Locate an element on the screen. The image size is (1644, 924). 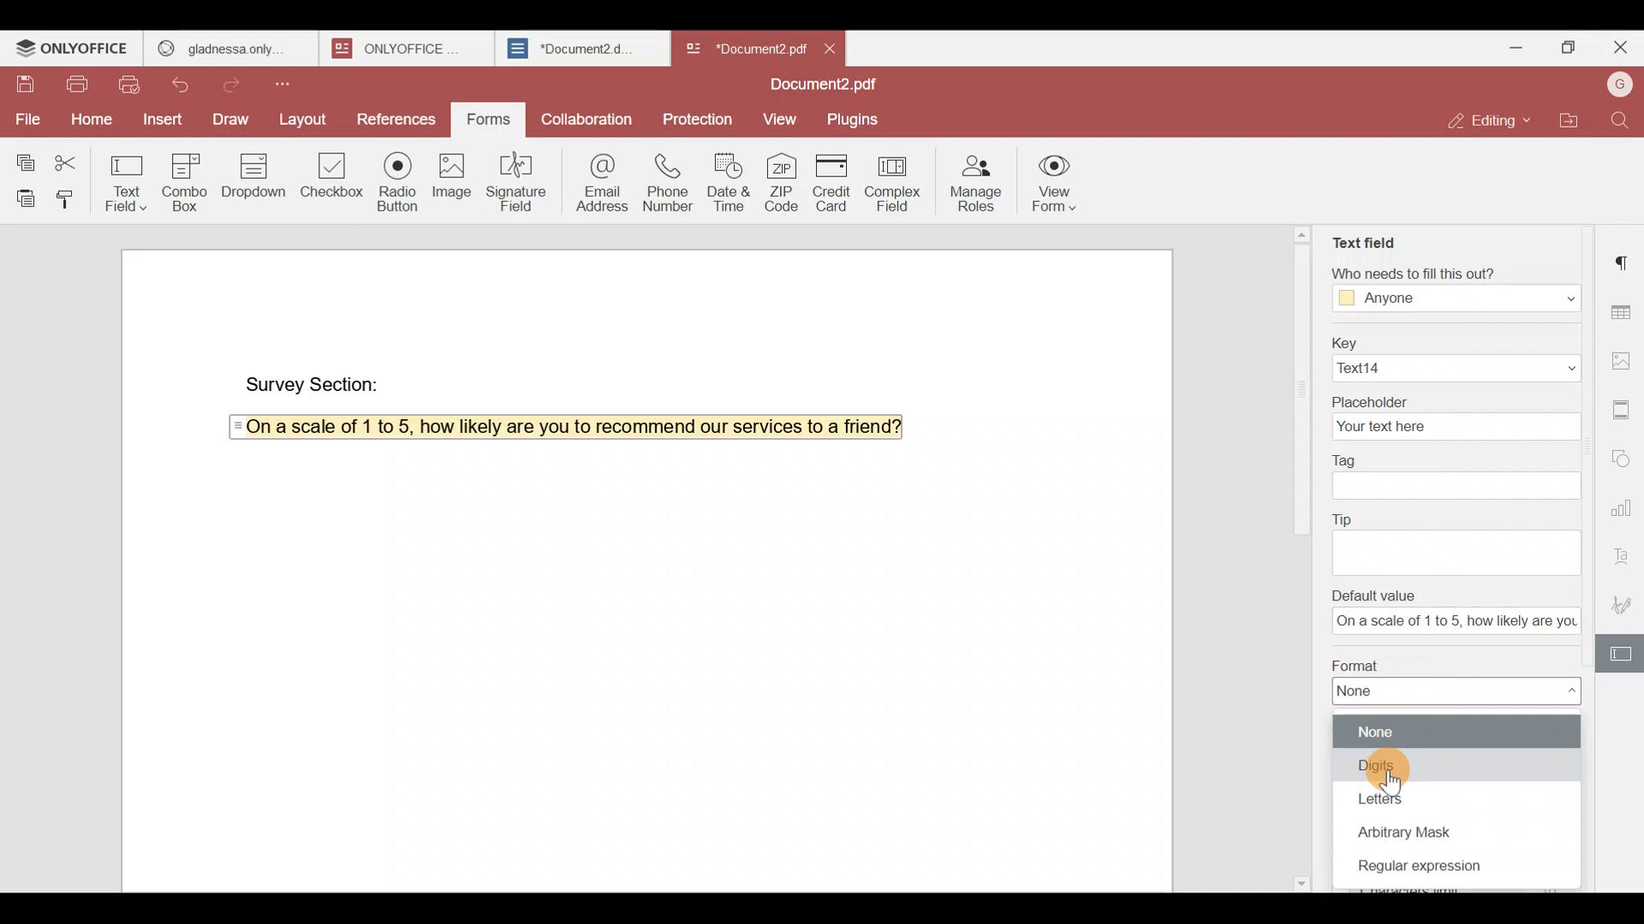
Maximize is located at coordinates (1572, 48).